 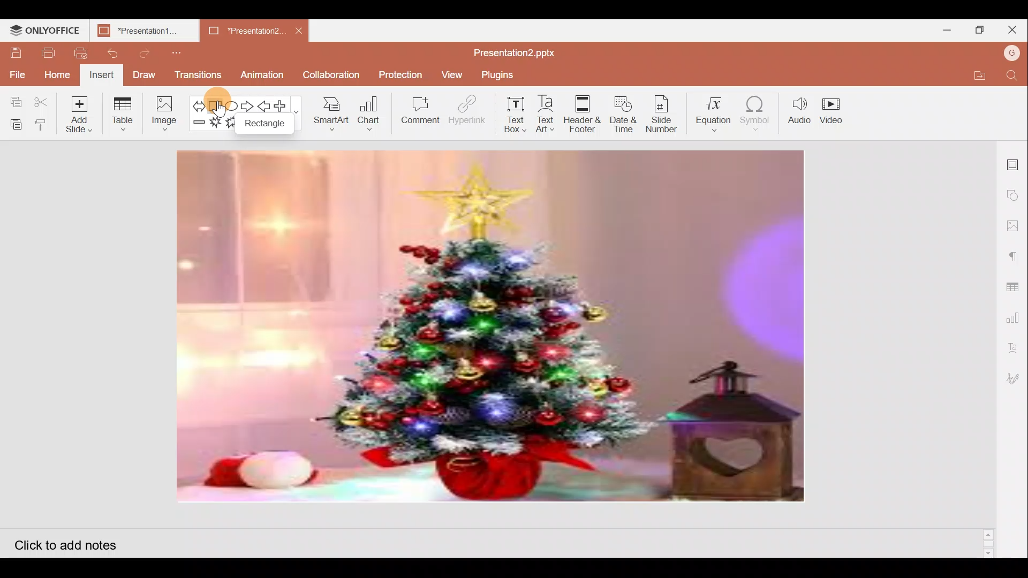 What do you see at coordinates (264, 105) in the screenshot?
I see `Left arrow` at bounding box center [264, 105].